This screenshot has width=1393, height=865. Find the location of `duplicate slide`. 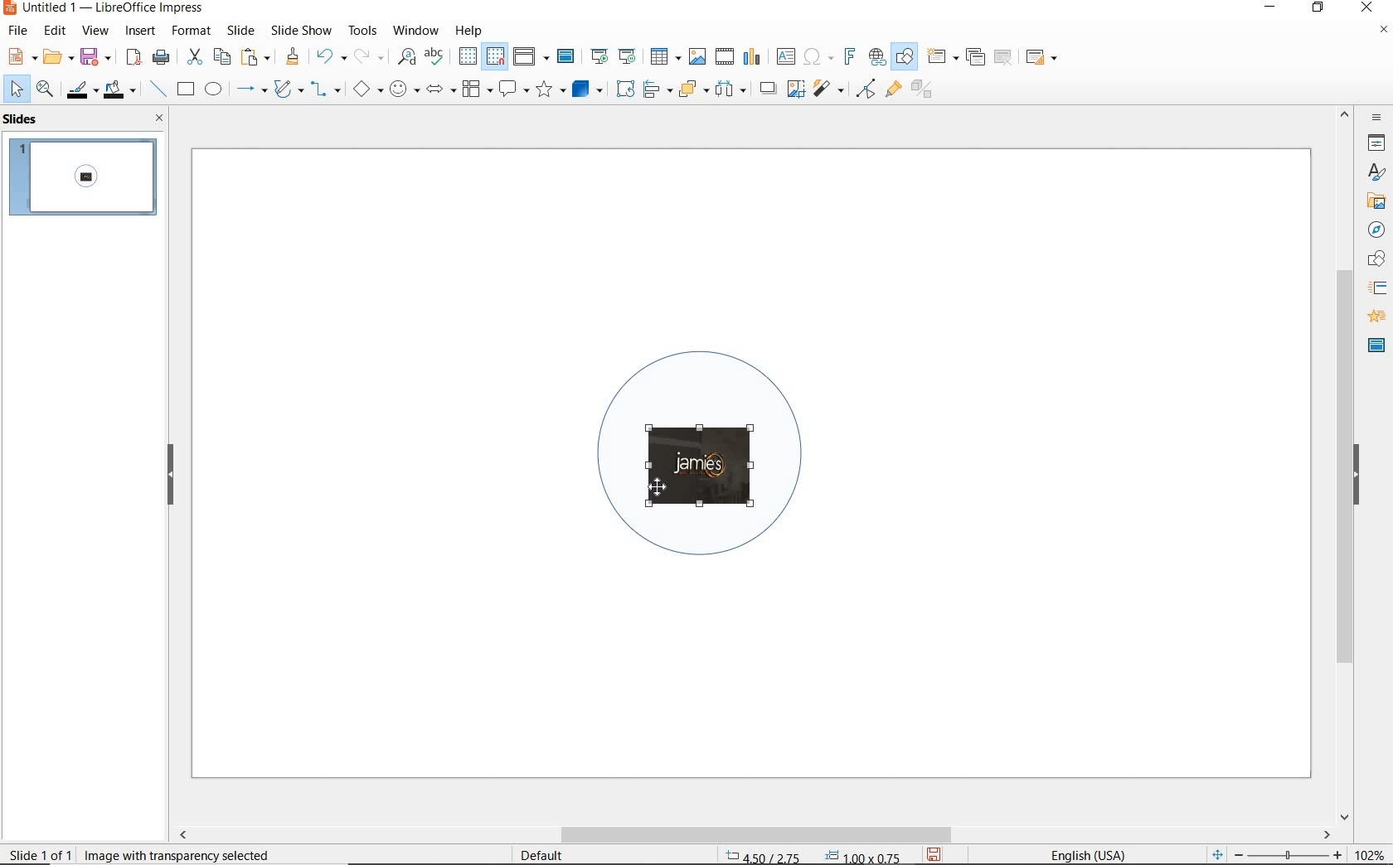

duplicate slide is located at coordinates (975, 57).